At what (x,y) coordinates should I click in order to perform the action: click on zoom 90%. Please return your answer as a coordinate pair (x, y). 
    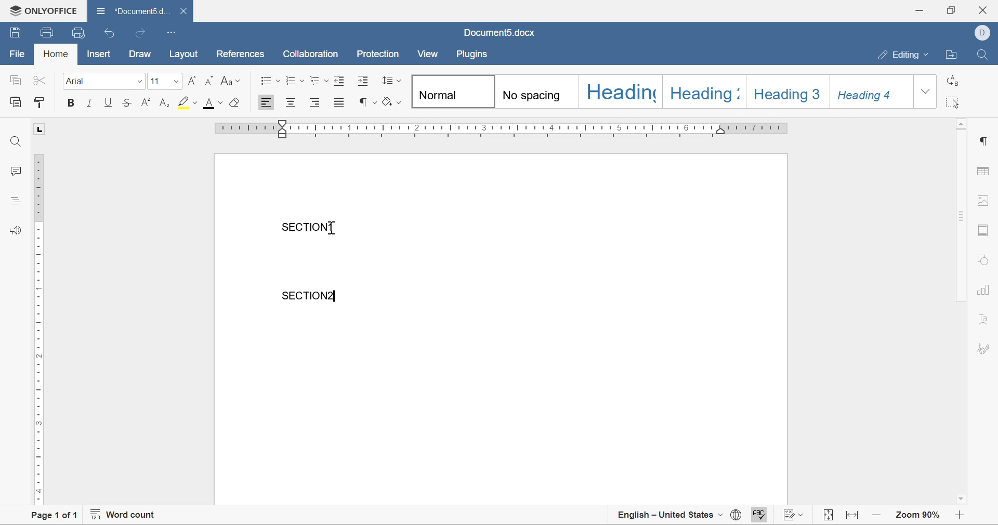
    Looking at the image, I should click on (917, 514).